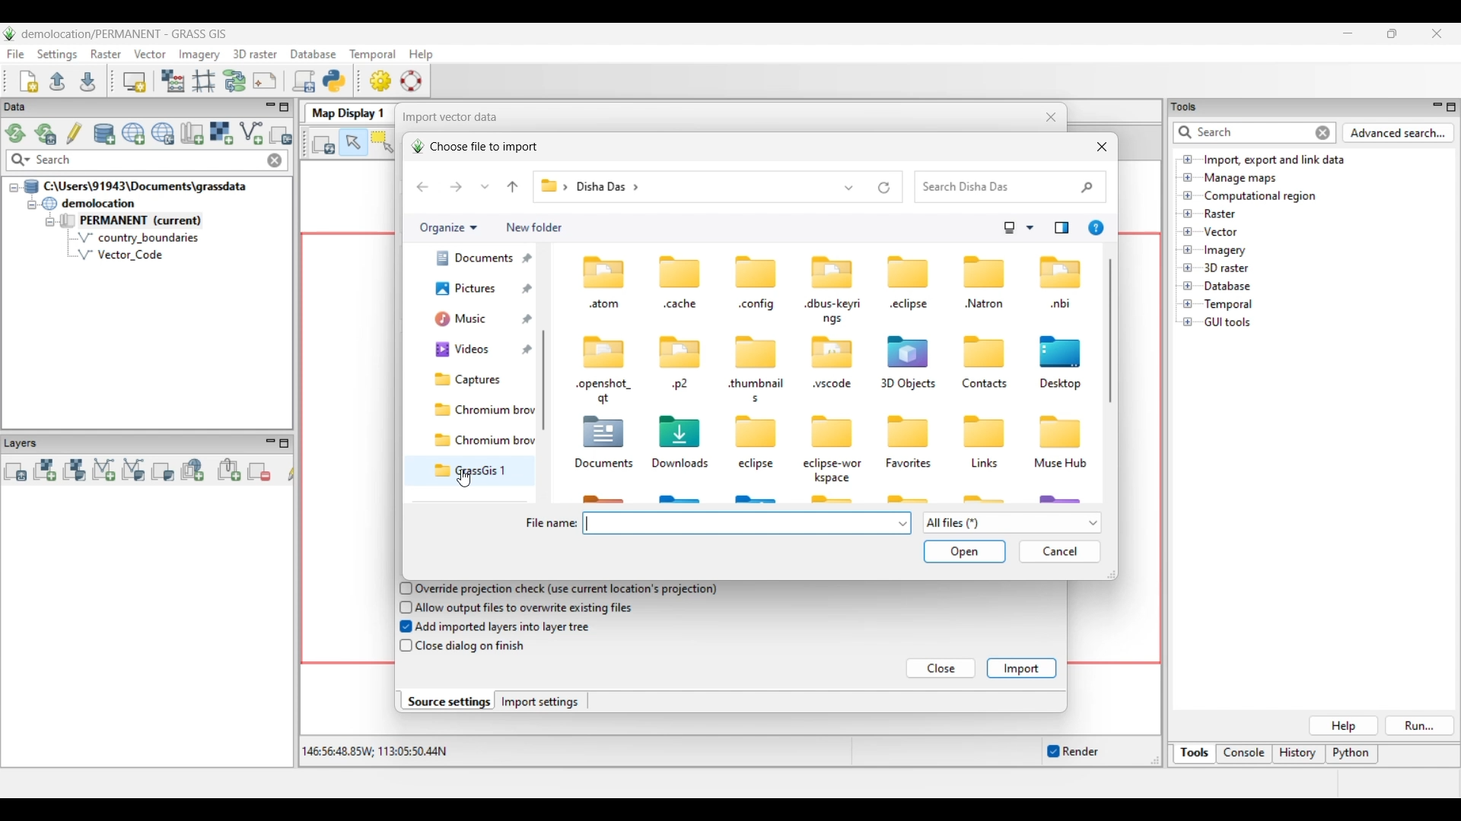  What do you see at coordinates (314, 55) in the screenshot?
I see `Database menu` at bounding box center [314, 55].